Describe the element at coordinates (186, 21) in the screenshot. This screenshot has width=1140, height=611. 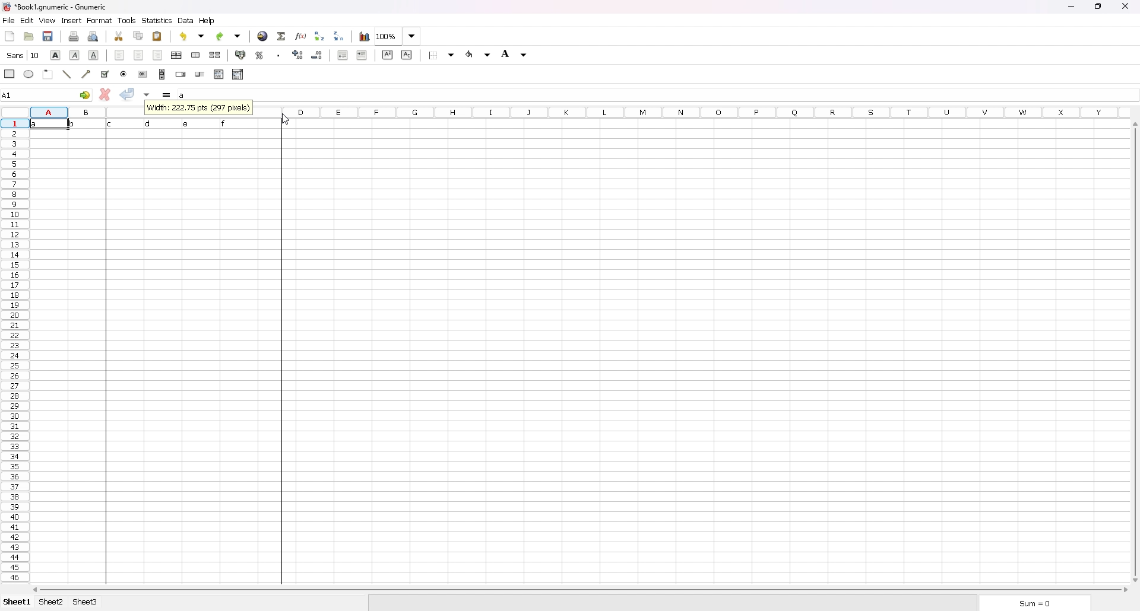
I see `data` at that location.